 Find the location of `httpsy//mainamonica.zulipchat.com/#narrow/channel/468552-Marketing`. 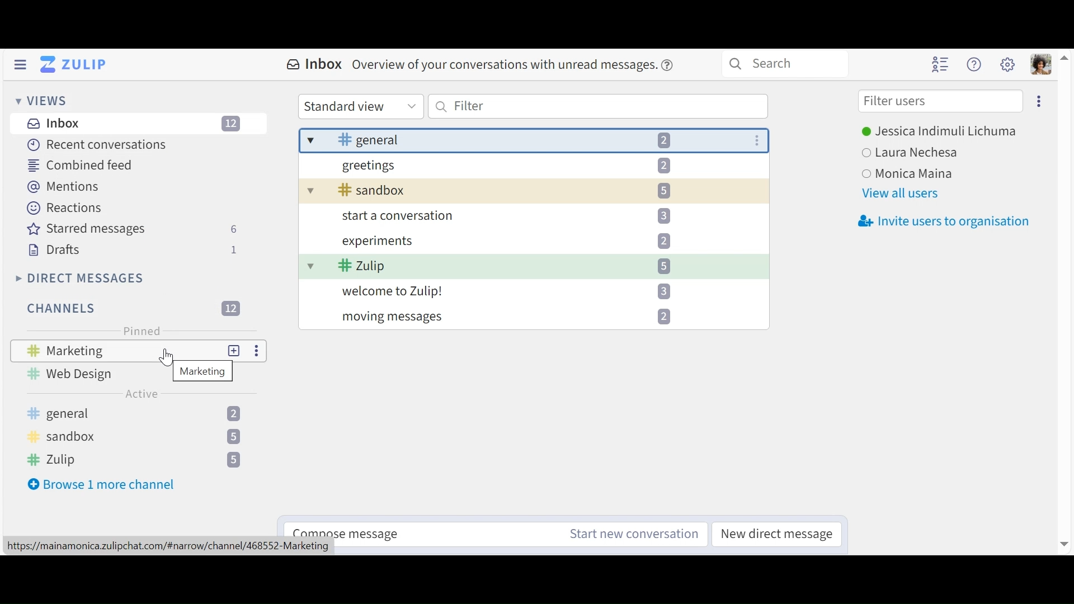

httpsy//mainamonica.zulipchat.com/#narrow/channel/468552-Marketing is located at coordinates (170, 544).